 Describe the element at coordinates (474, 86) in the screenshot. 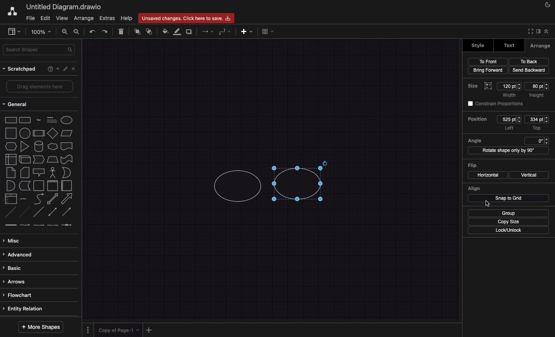

I see `size` at that location.